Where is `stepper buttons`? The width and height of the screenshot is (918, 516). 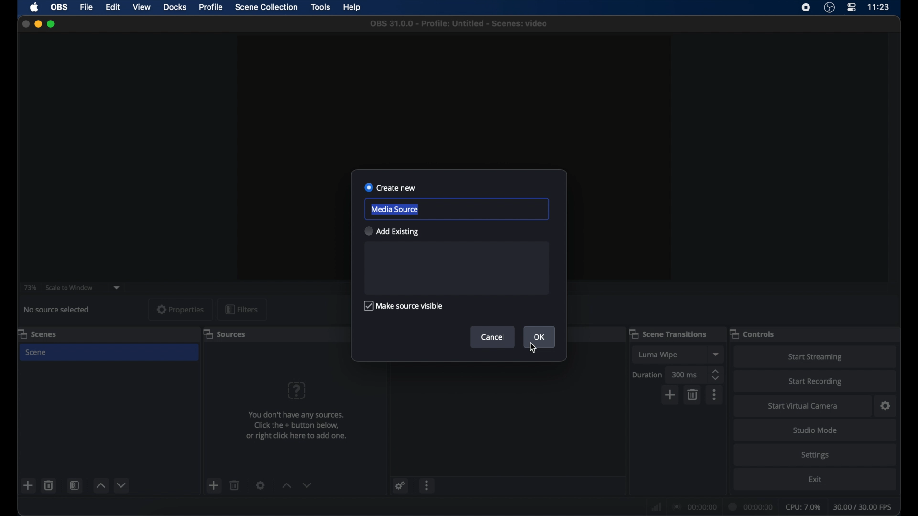
stepper buttons is located at coordinates (715, 375).